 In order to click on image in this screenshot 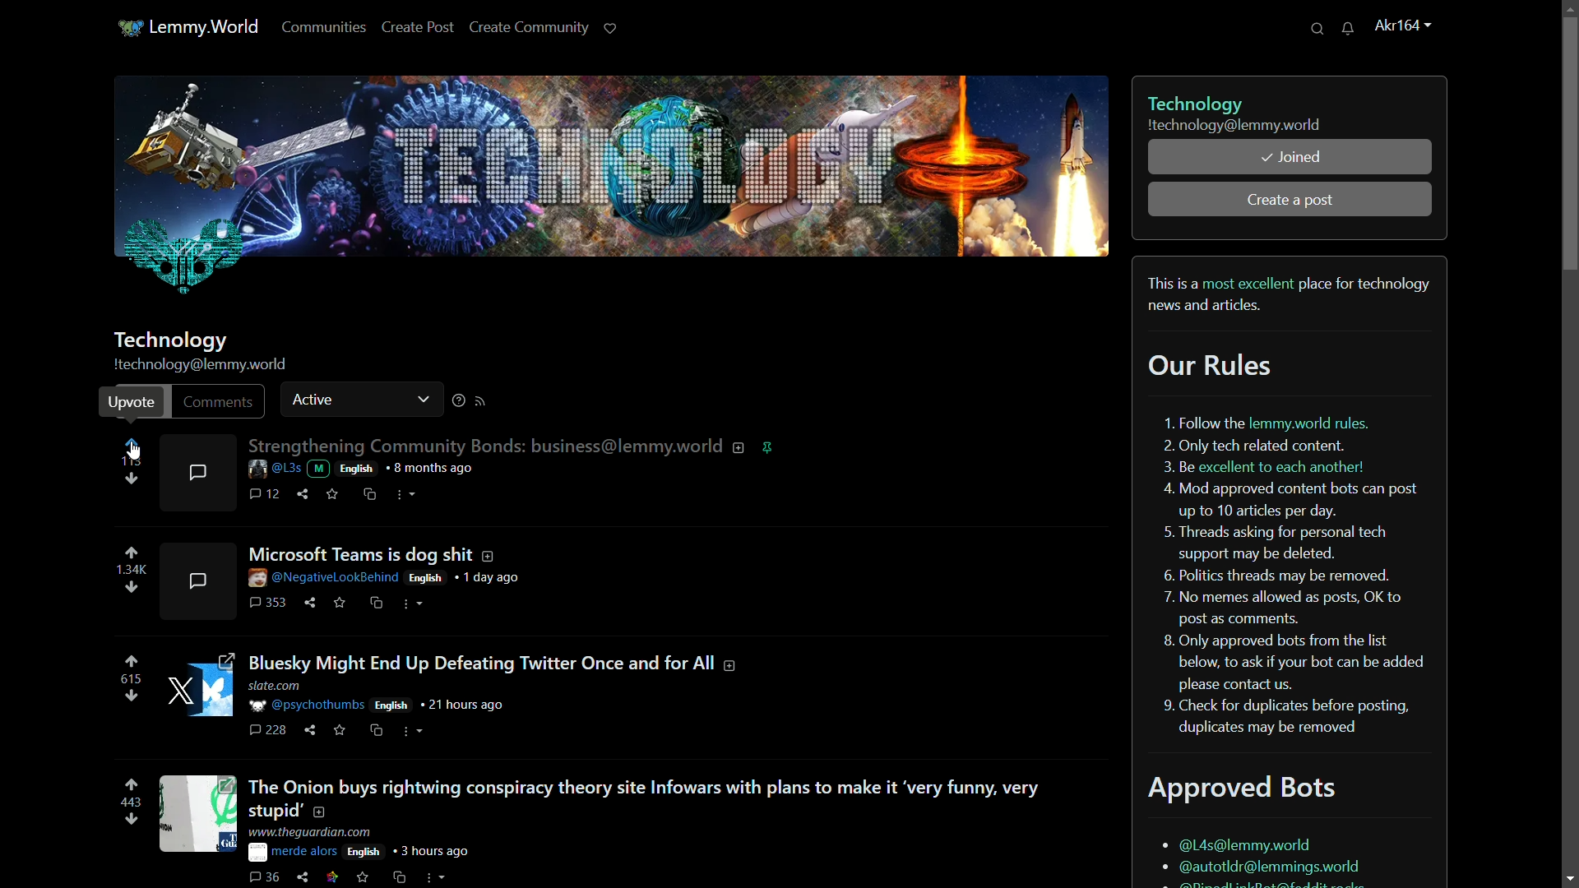, I will do `click(197, 816)`.